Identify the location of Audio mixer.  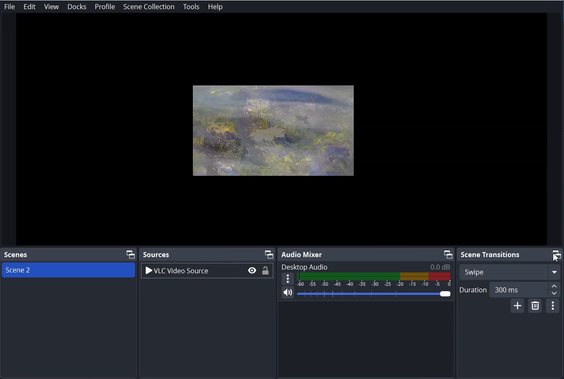
(303, 254).